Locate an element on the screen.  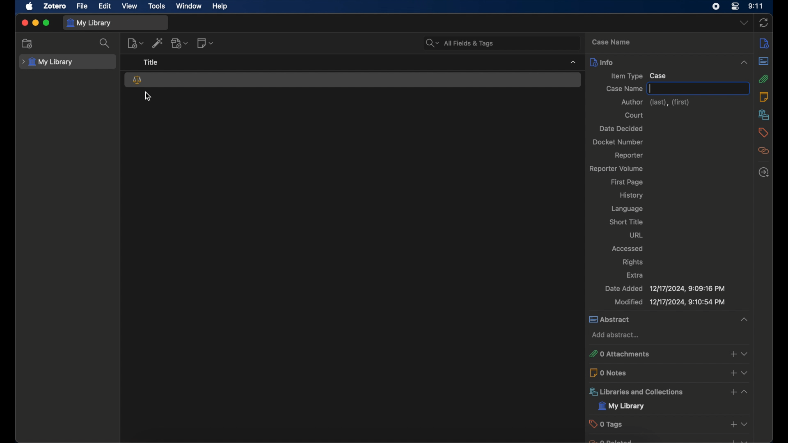
notes is located at coordinates (763, 97).